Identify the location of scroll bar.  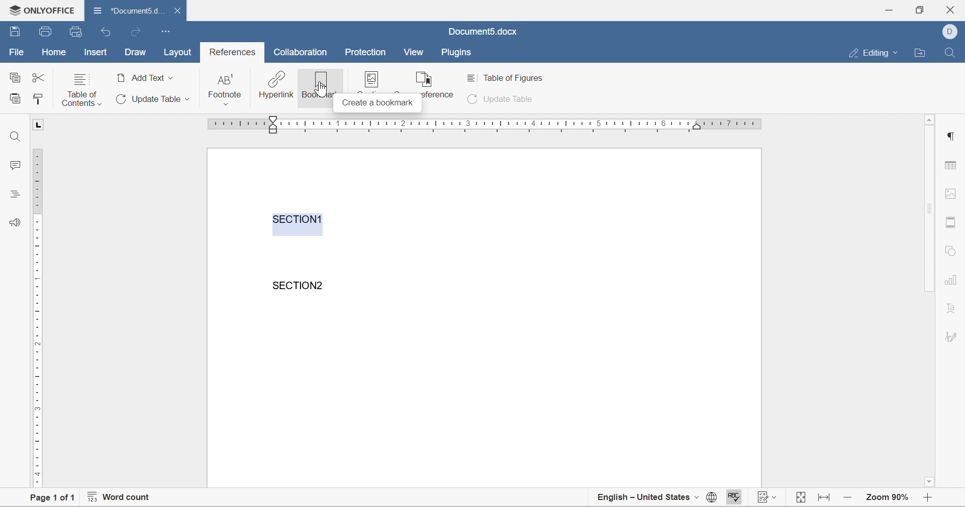
(930, 209).